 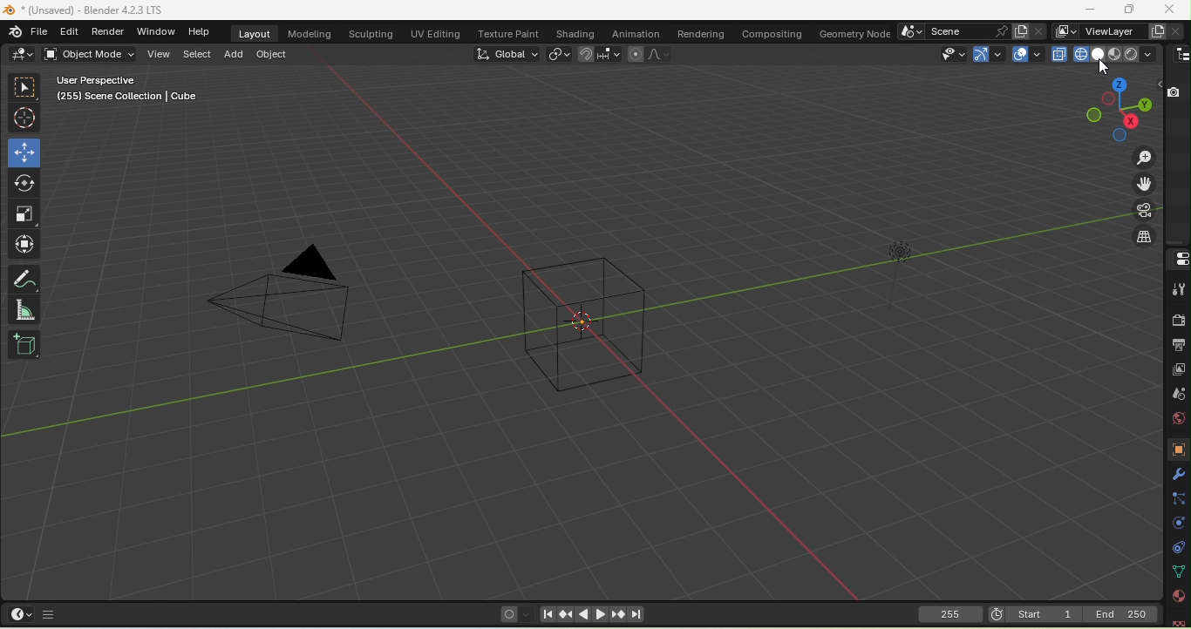 What do you see at coordinates (1181, 371) in the screenshot?
I see `View layer` at bounding box center [1181, 371].